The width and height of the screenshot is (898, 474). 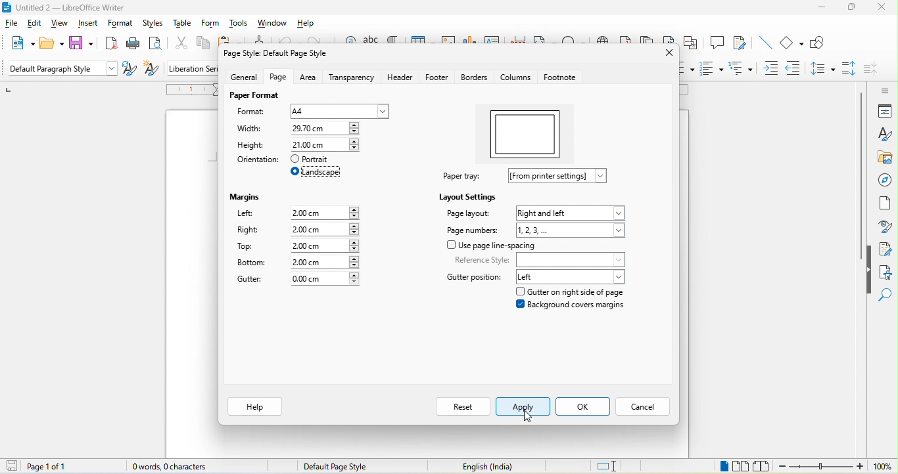 I want to click on file, so click(x=12, y=24).